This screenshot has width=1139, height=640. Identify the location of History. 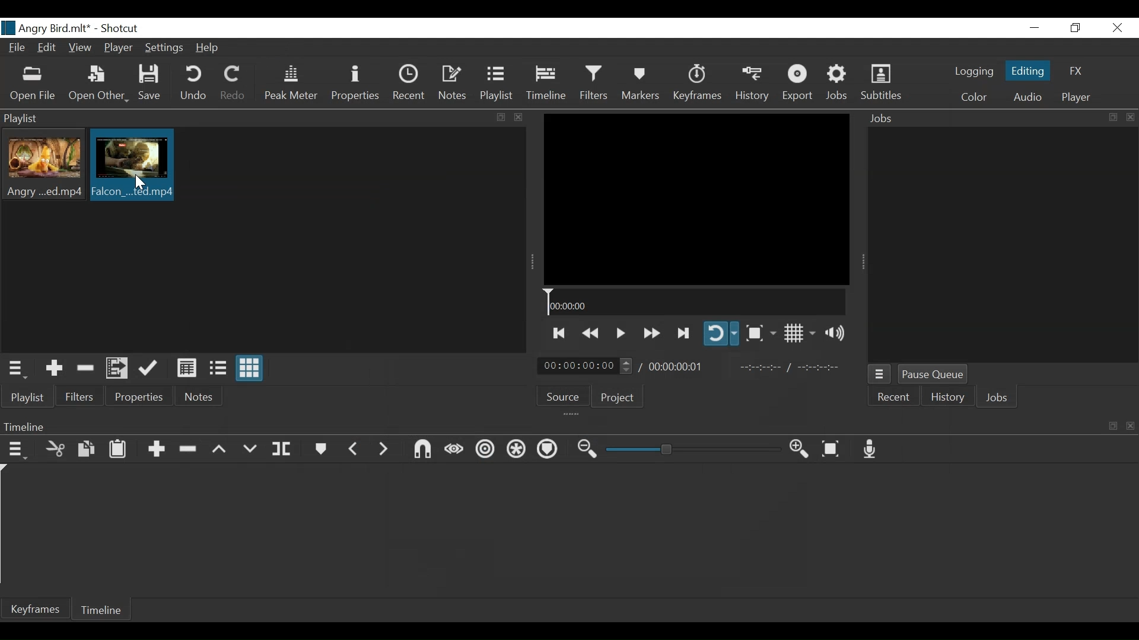
(948, 399).